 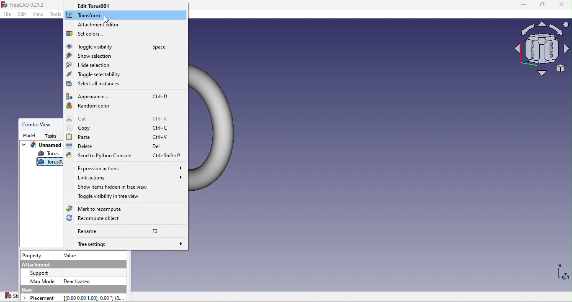 I want to click on Navigation square, so click(x=542, y=51).